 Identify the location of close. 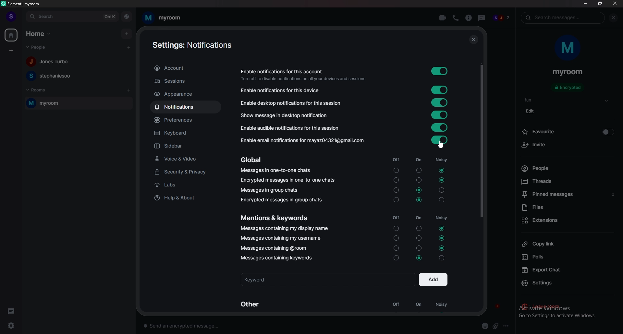
(472, 40).